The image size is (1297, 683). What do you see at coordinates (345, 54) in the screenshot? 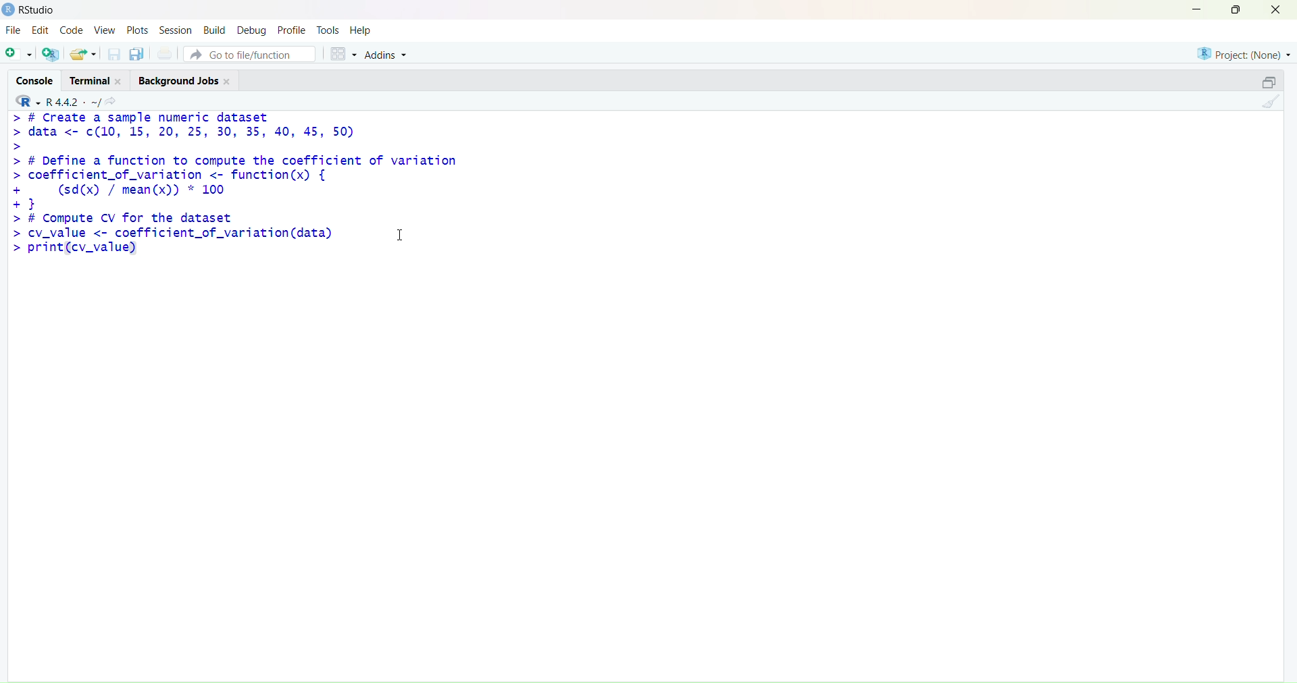
I see `grid` at bounding box center [345, 54].